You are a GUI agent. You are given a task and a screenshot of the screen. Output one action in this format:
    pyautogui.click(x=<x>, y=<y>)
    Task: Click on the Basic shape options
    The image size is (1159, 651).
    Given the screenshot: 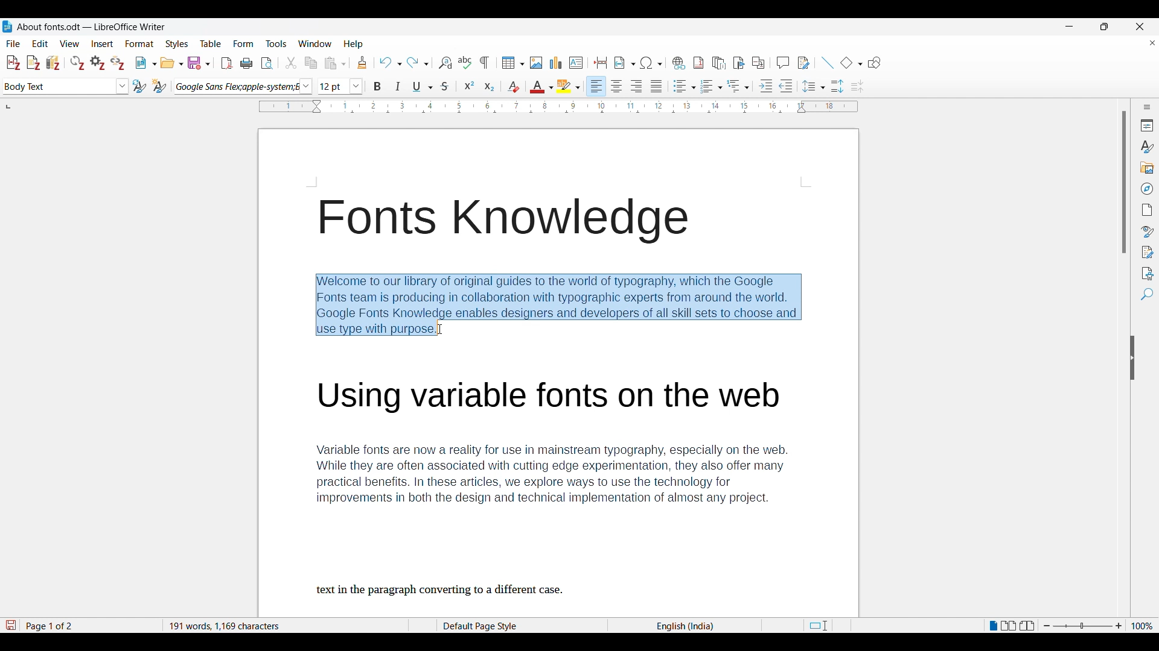 What is the action you would take?
    pyautogui.click(x=851, y=63)
    